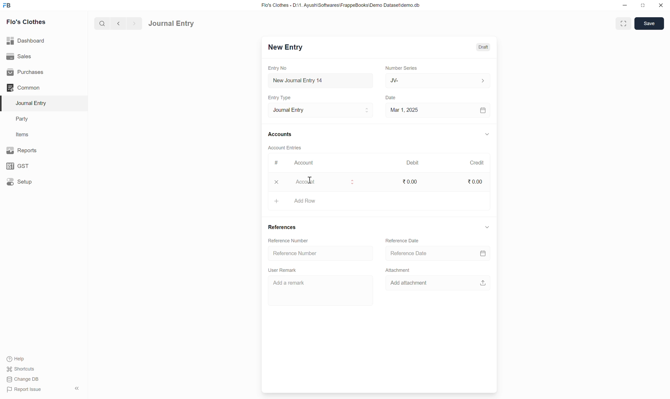 The image size is (670, 399). Describe the element at coordinates (310, 180) in the screenshot. I see `cursor` at that location.